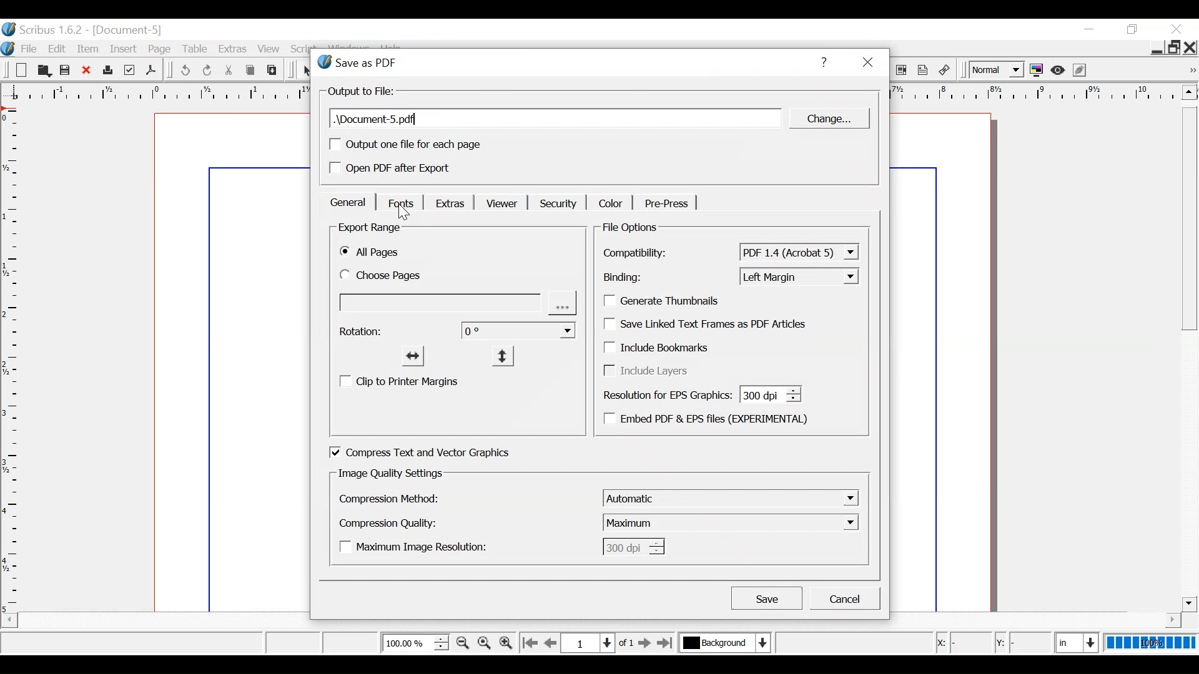 This screenshot has height=674, width=1199. Describe the element at coordinates (664, 203) in the screenshot. I see `Pre-Press` at that location.